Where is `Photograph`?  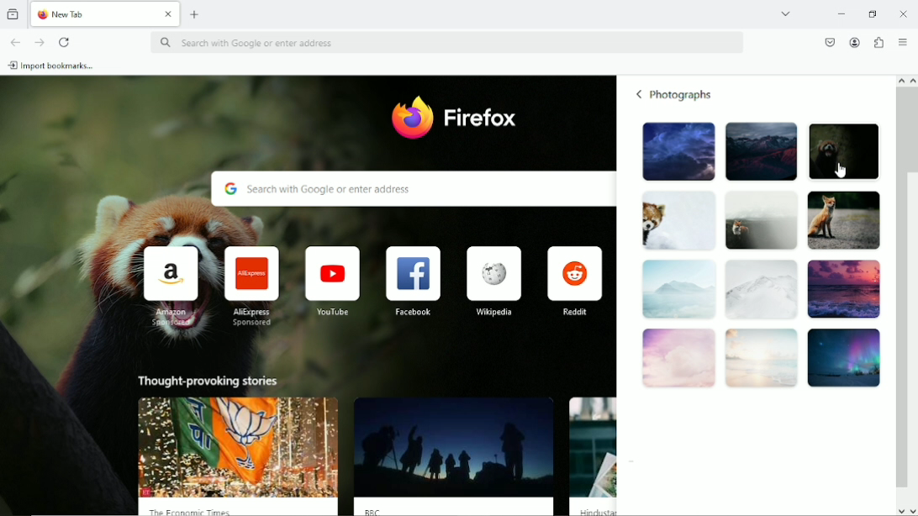
Photograph is located at coordinates (760, 291).